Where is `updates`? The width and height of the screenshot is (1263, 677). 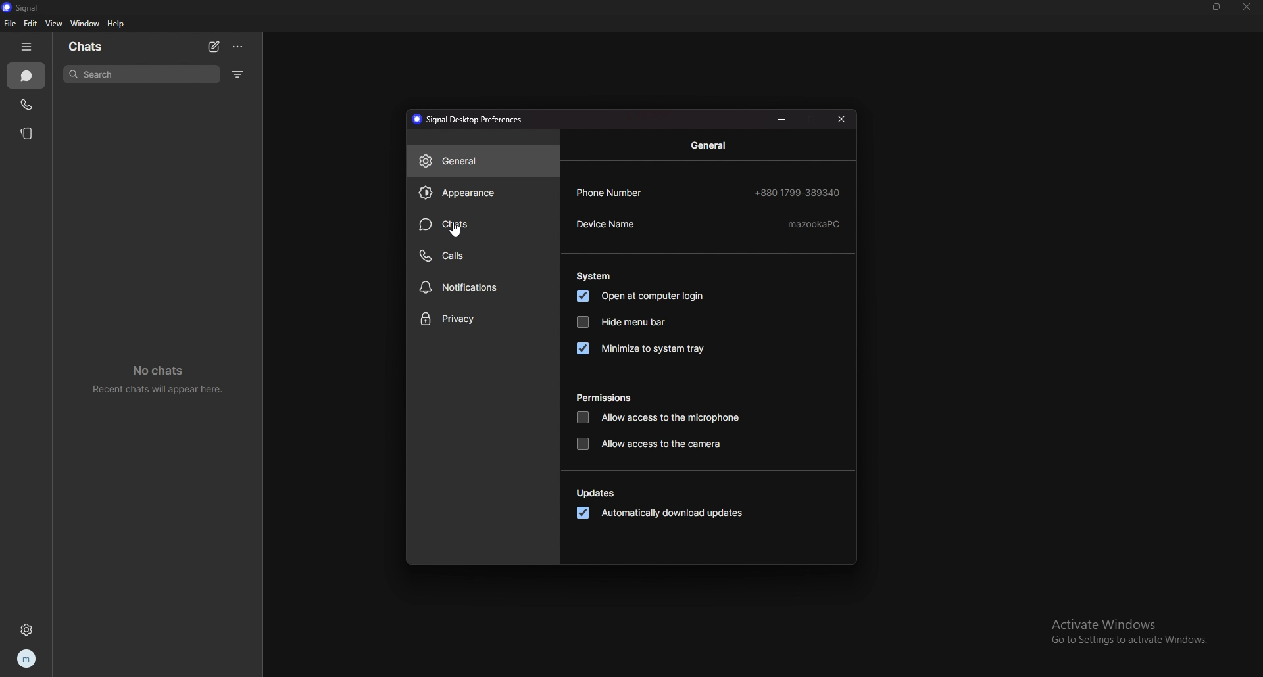
updates is located at coordinates (597, 494).